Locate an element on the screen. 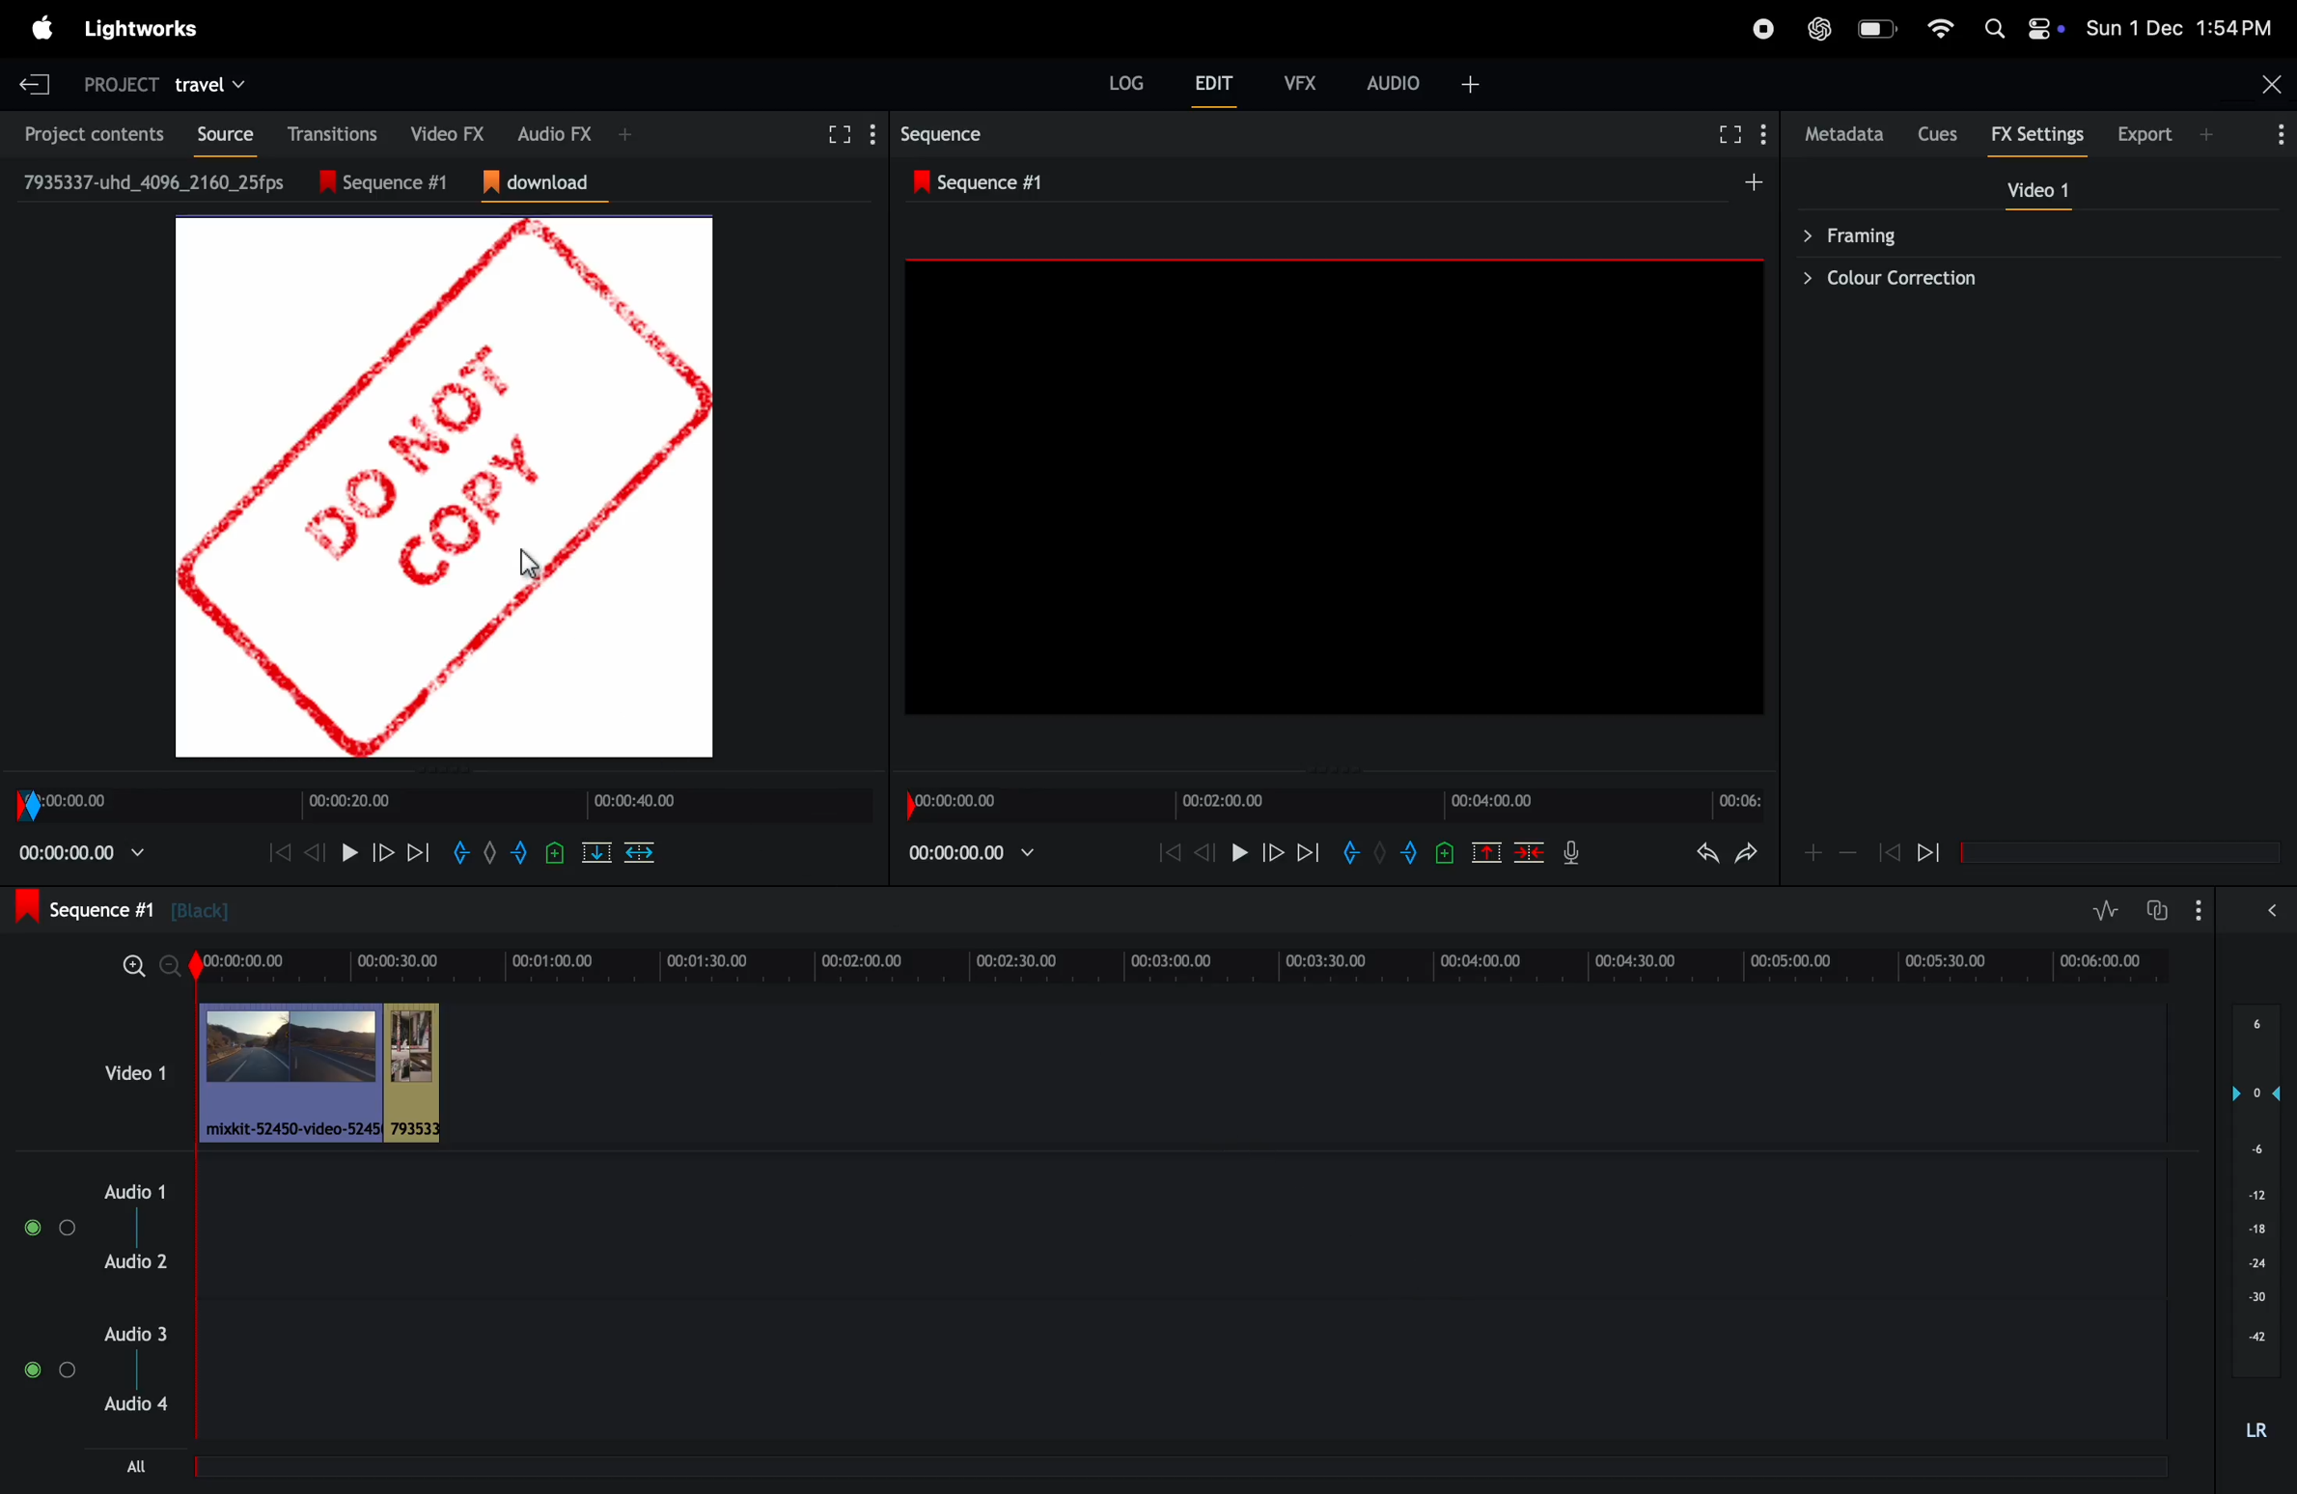 This screenshot has height=1494, width=2297. meta data is located at coordinates (1845, 134).